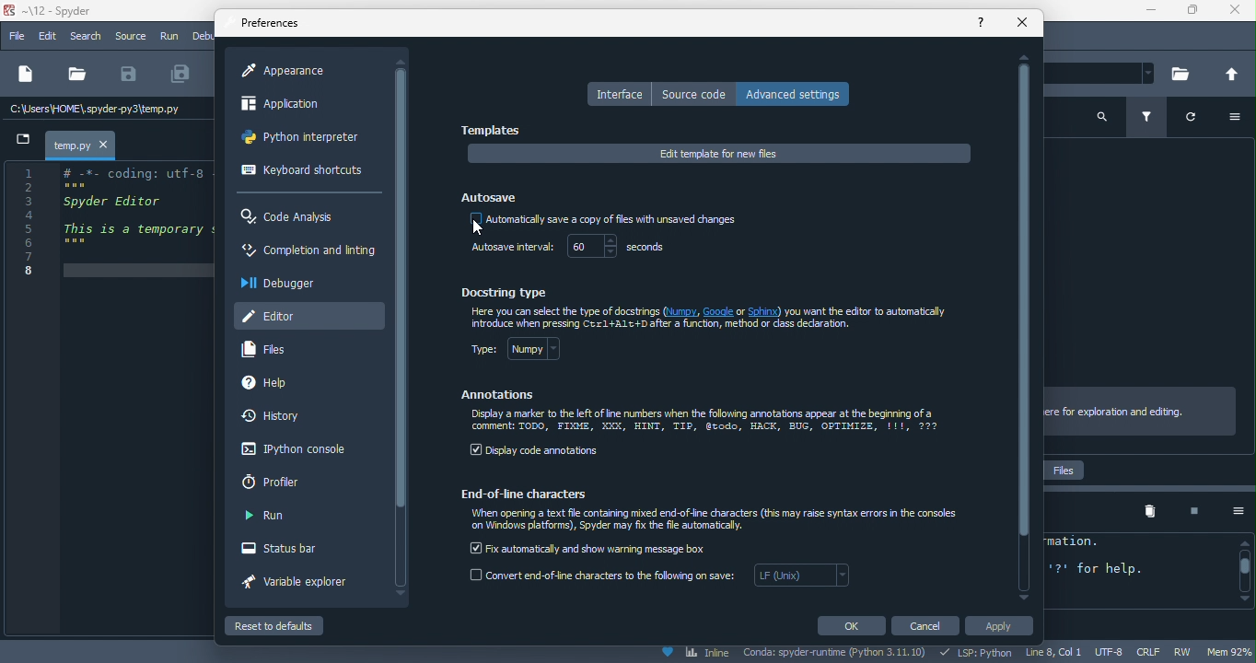 The width and height of the screenshot is (1256, 663). What do you see at coordinates (1150, 119) in the screenshot?
I see `filter` at bounding box center [1150, 119].